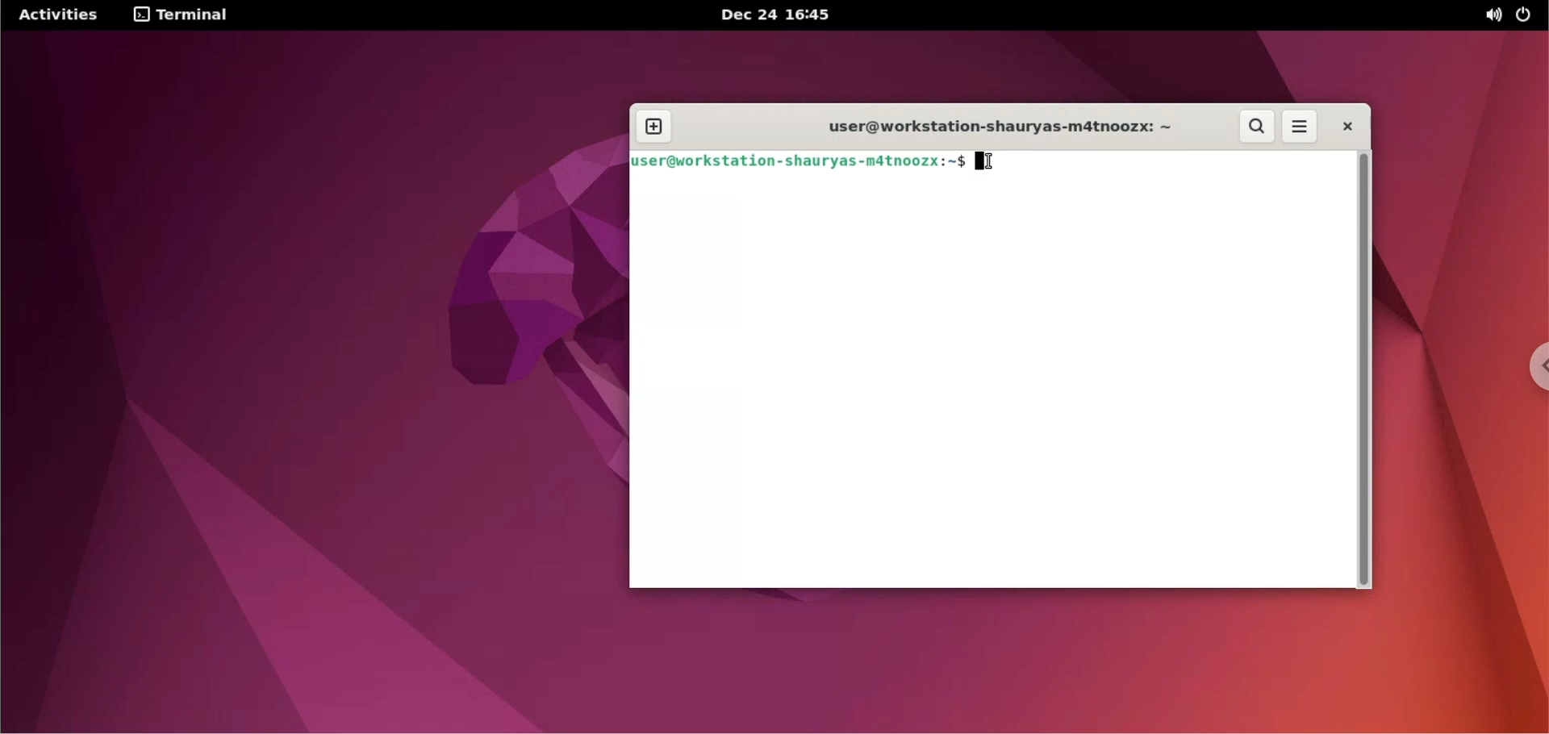 This screenshot has width=1549, height=734. Describe the element at coordinates (779, 15) in the screenshot. I see `Dec 24 16'45` at that location.